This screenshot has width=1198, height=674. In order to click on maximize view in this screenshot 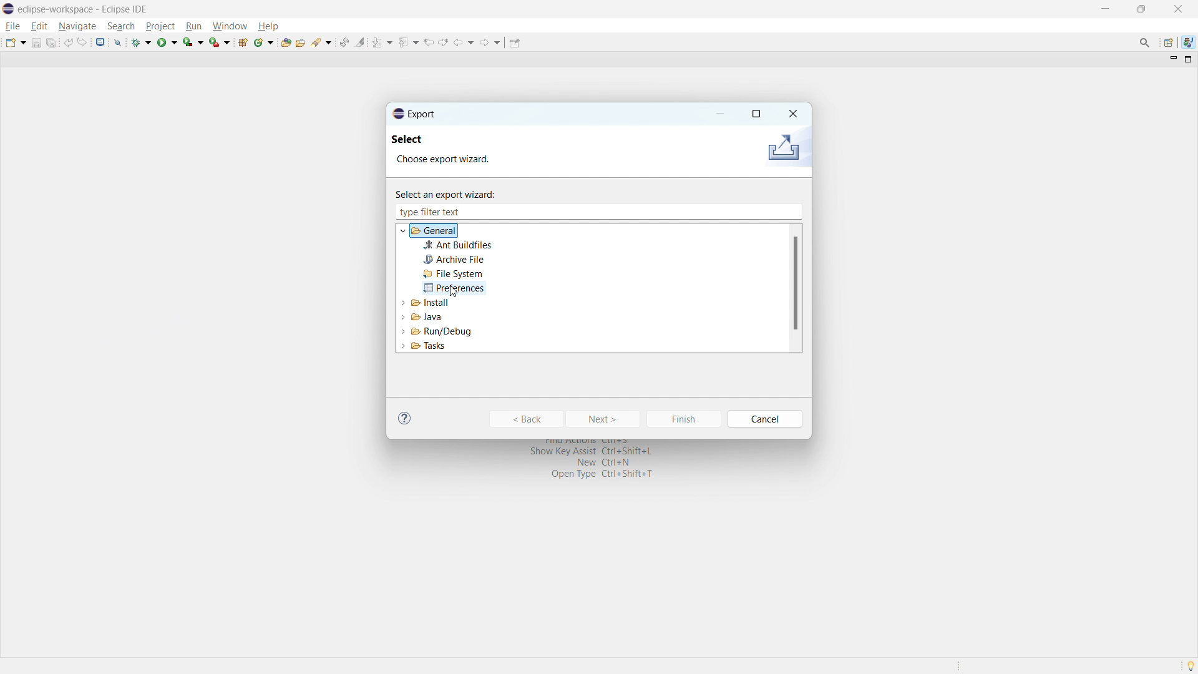, I will do `click(1189, 59)`.